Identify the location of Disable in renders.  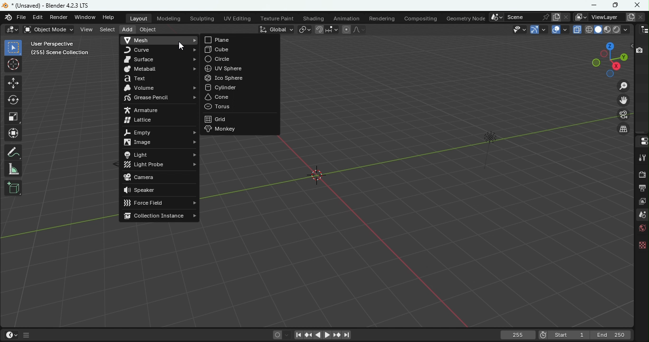
(641, 50).